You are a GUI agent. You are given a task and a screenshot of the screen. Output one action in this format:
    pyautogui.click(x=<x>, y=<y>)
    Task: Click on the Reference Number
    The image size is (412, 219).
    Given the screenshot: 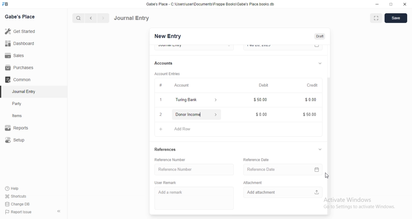 What is the action you would take?
    pyautogui.click(x=192, y=169)
    